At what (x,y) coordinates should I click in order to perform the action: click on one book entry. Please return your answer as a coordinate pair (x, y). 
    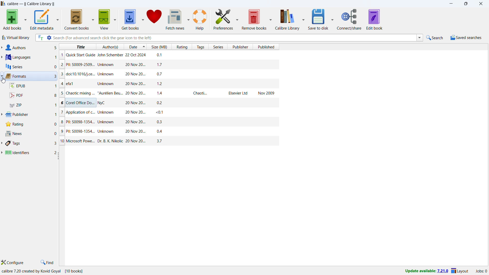
    Looking at the image, I should click on (168, 93).